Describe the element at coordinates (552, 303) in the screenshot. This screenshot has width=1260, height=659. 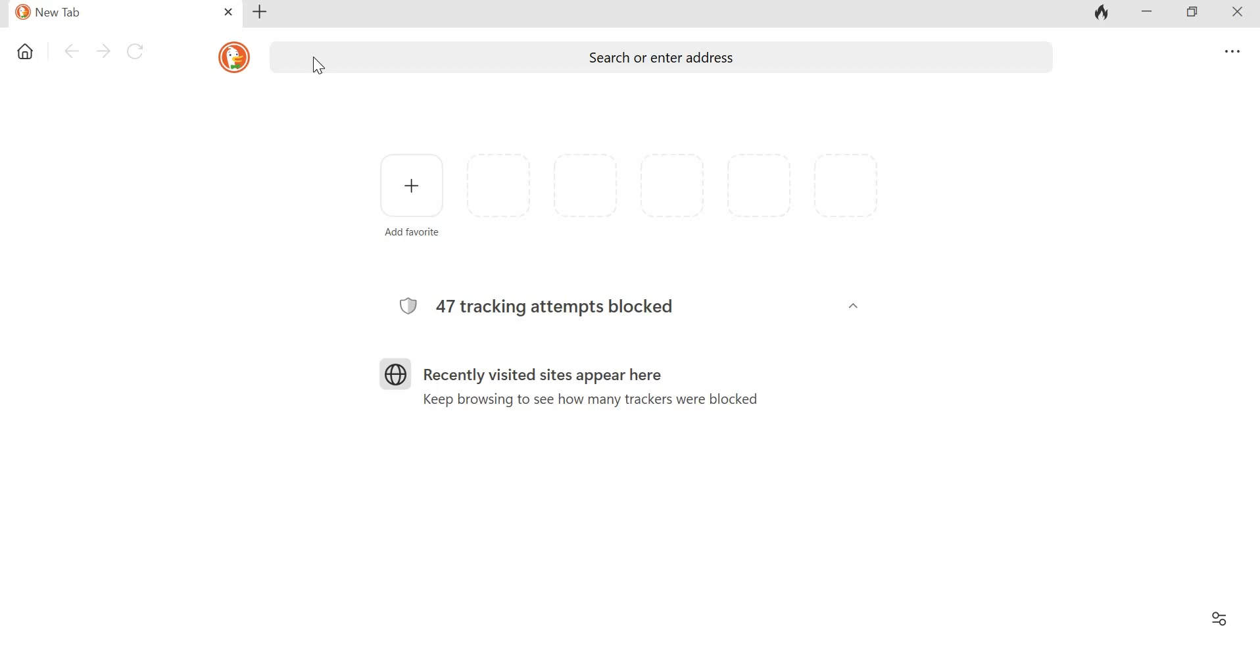
I see `47 tracking attempts blocked` at that location.